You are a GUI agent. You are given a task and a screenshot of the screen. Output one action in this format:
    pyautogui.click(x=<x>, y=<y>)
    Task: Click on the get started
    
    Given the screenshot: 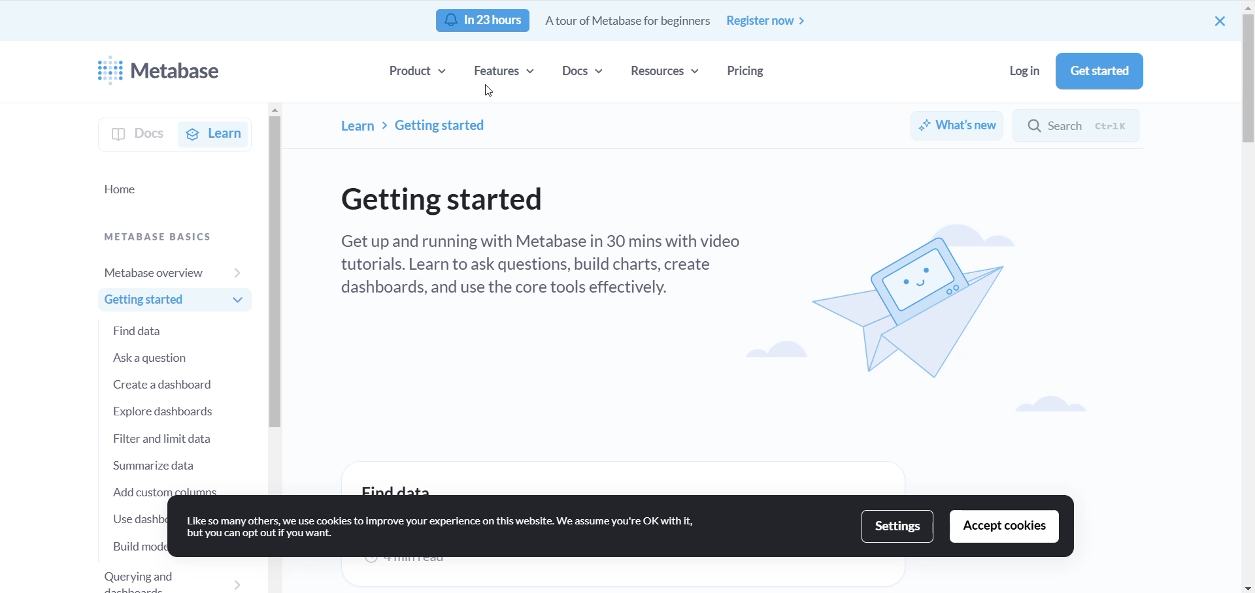 What is the action you would take?
    pyautogui.click(x=1100, y=72)
    